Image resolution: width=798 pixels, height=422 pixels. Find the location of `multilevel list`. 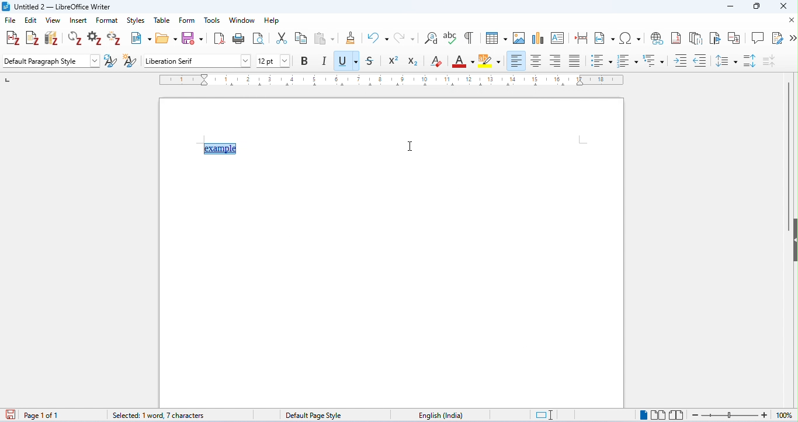

multilevel list is located at coordinates (655, 61).